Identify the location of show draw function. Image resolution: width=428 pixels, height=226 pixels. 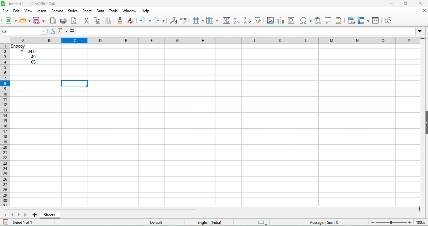
(390, 20).